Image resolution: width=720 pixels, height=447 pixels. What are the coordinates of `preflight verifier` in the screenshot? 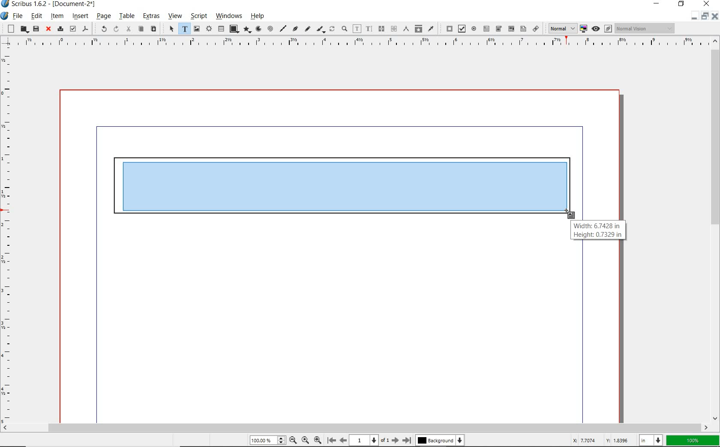 It's located at (72, 29).